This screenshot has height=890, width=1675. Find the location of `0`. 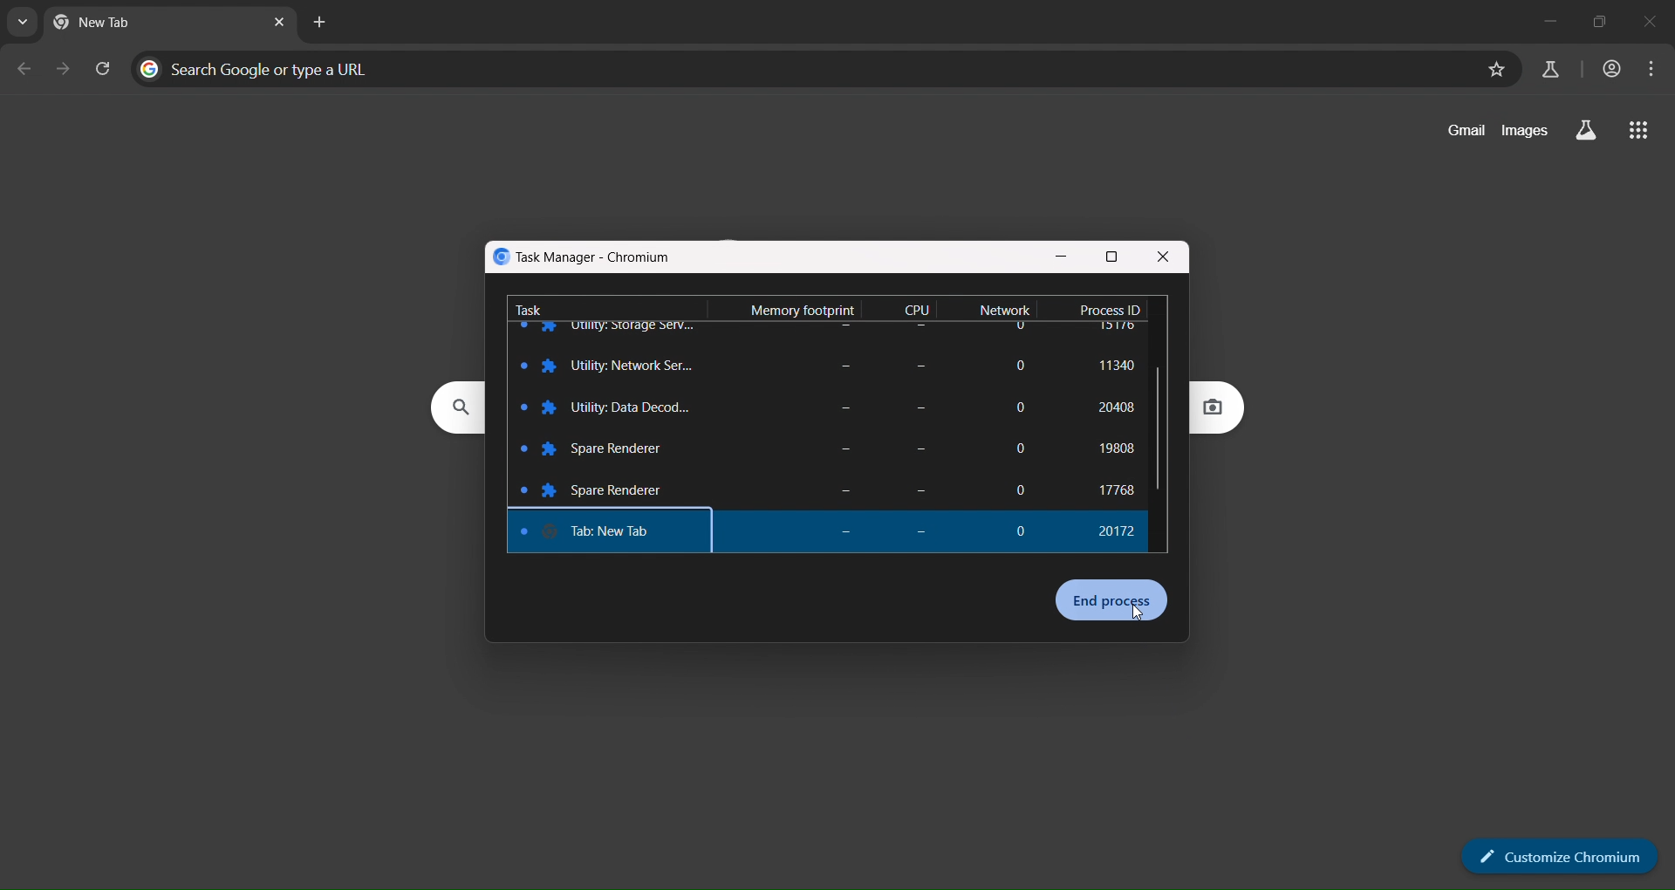

0 is located at coordinates (1020, 489).